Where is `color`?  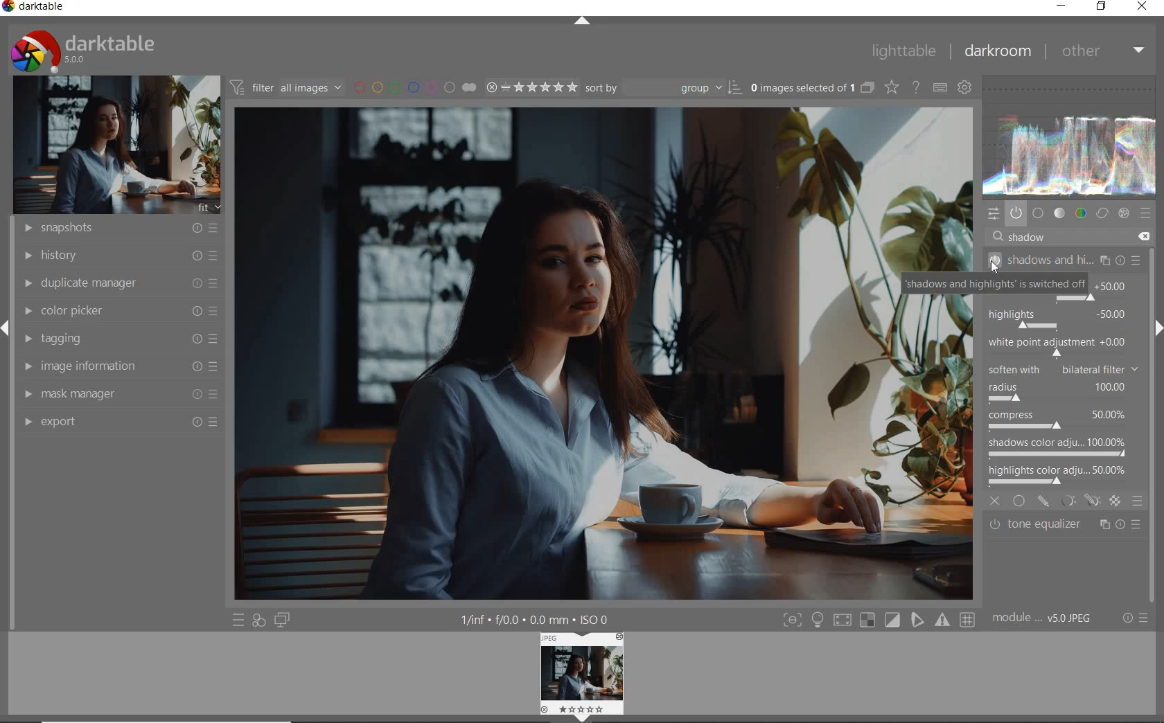
color is located at coordinates (1079, 213).